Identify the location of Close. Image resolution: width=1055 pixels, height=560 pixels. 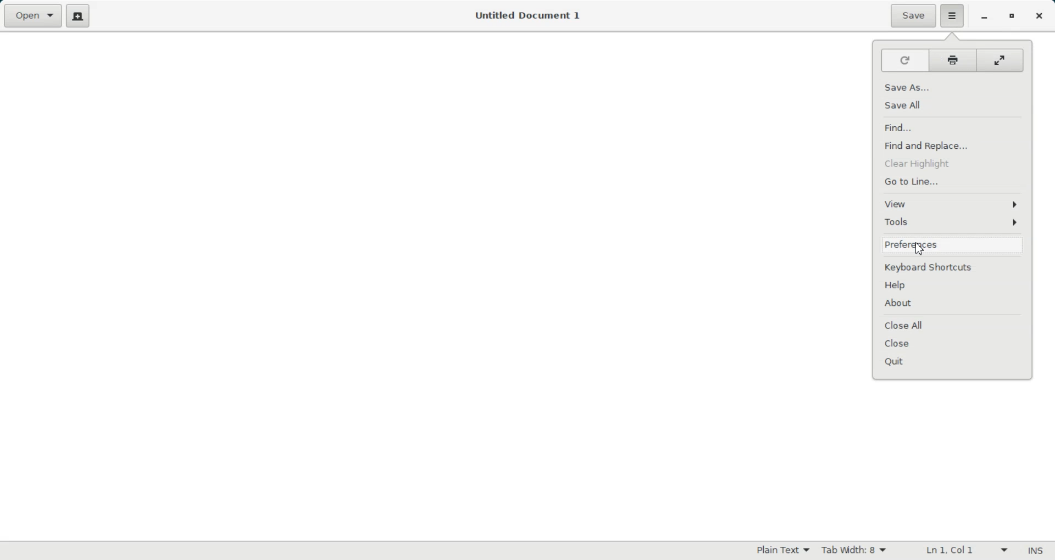
(952, 344).